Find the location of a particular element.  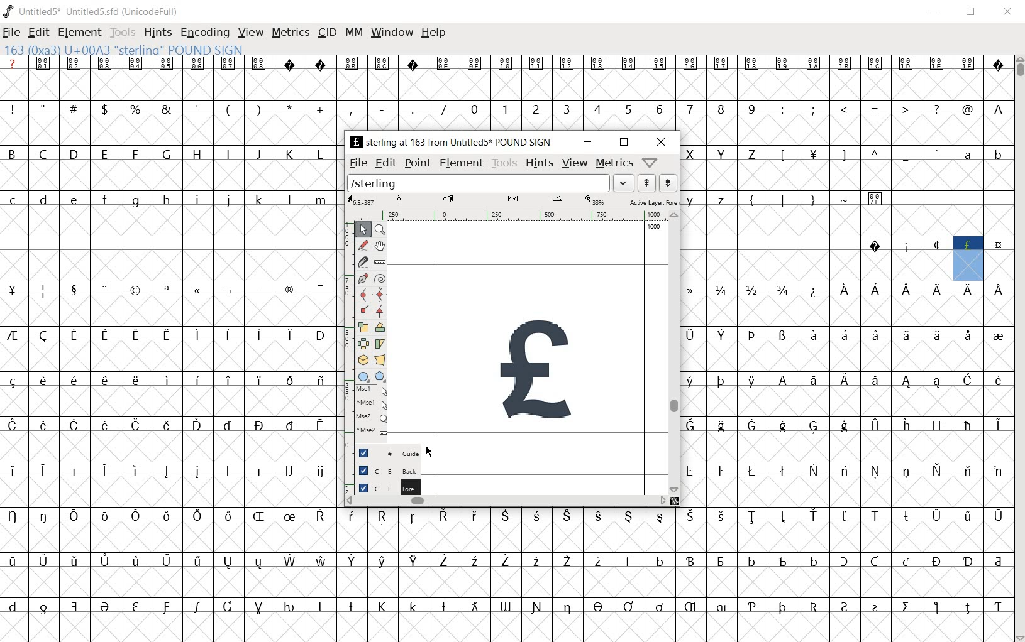

Symbol is located at coordinates (227, 334).